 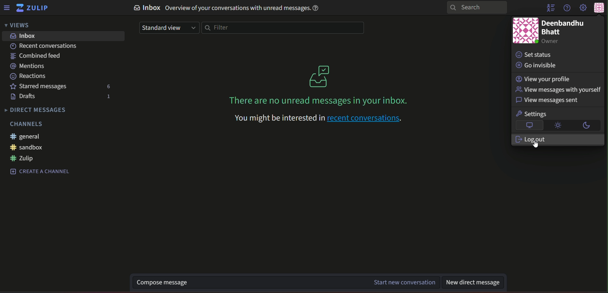 What do you see at coordinates (110, 96) in the screenshot?
I see `number` at bounding box center [110, 96].